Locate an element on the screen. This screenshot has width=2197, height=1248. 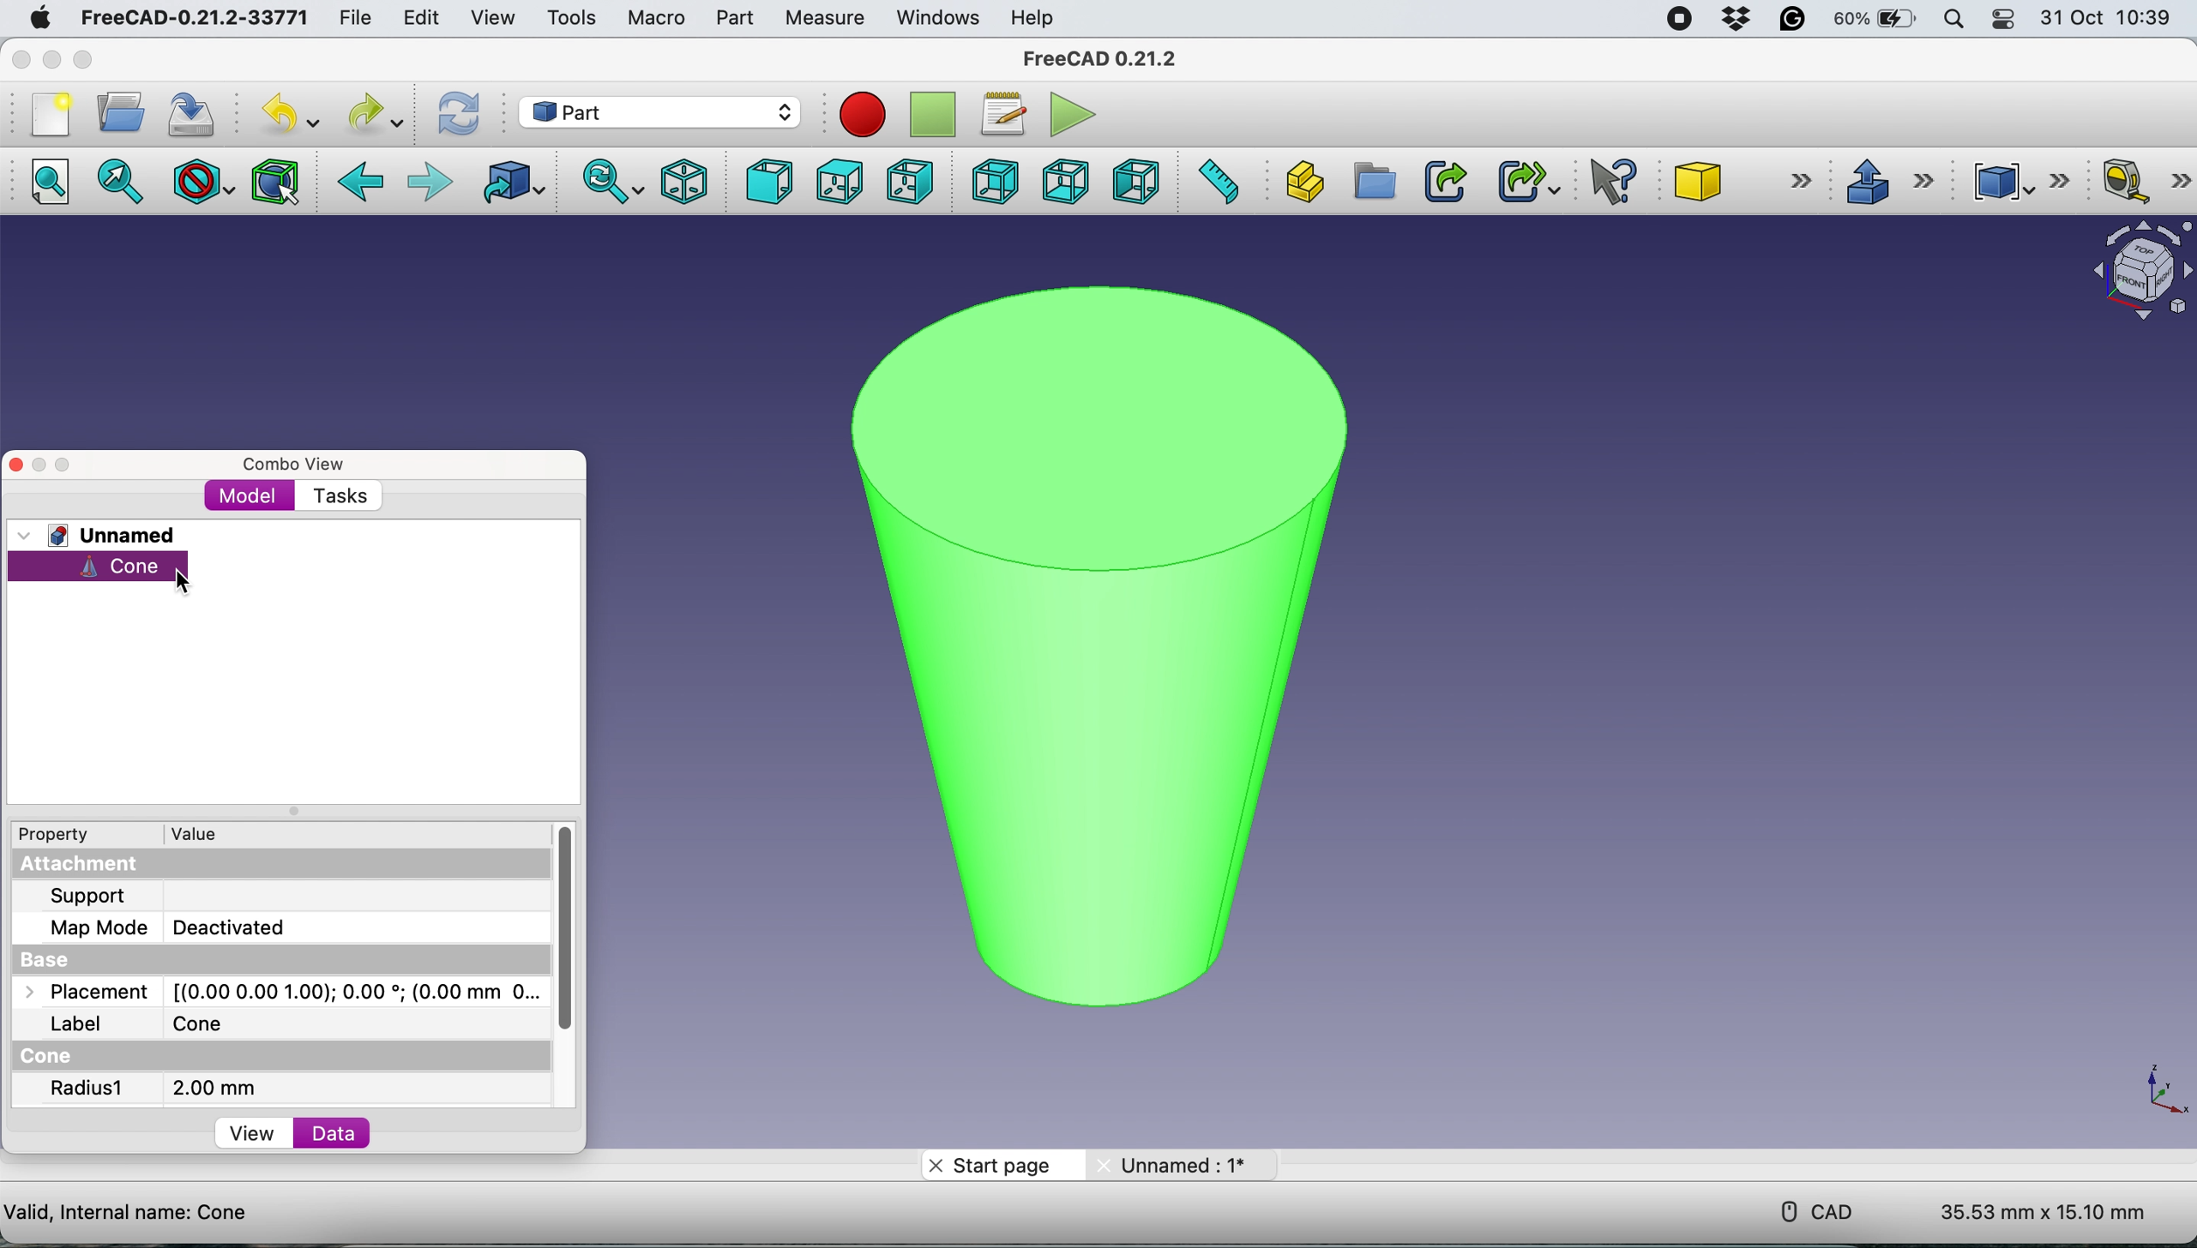
unnamed is located at coordinates (103, 535).